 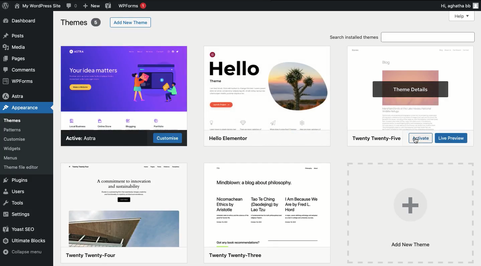 What do you see at coordinates (266, 96) in the screenshot?
I see `Theme` at bounding box center [266, 96].